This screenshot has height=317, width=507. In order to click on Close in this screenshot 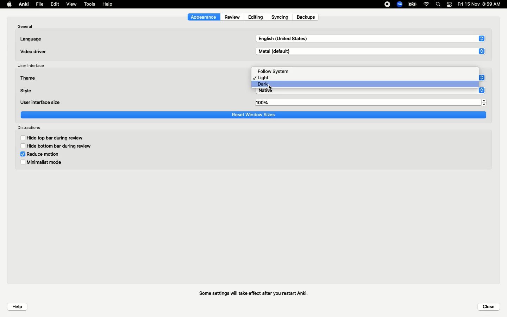, I will do `click(490, 307)`.